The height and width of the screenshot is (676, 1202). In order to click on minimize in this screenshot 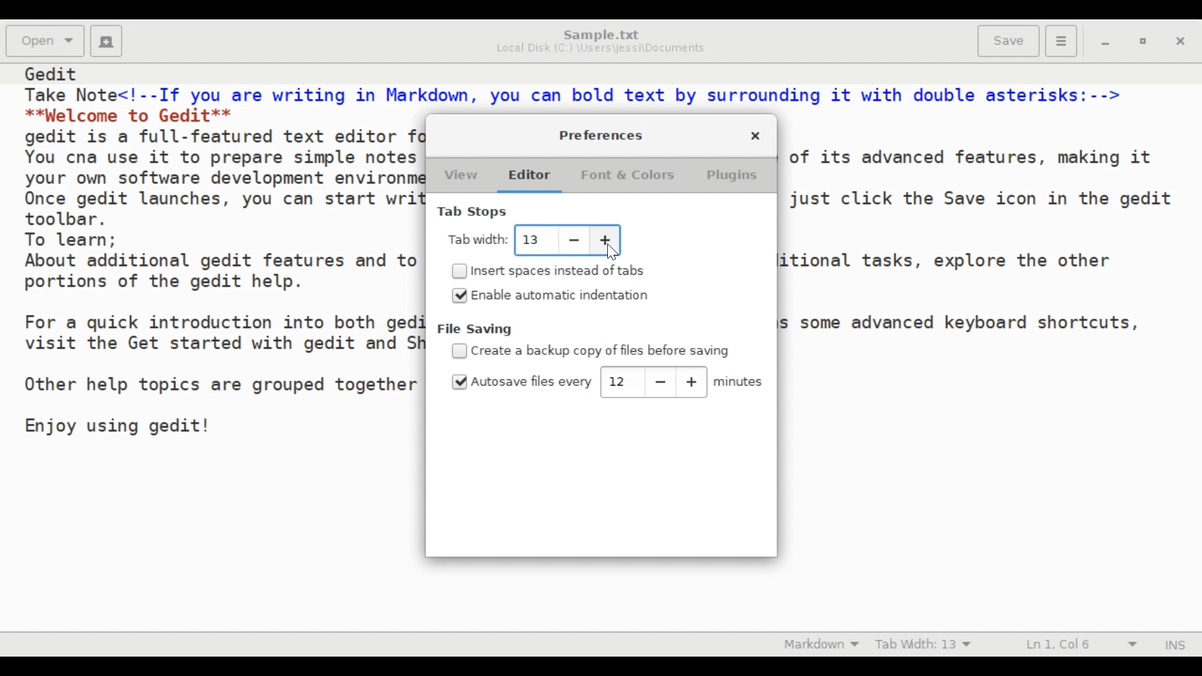, I will do `click(1107, 44)`.